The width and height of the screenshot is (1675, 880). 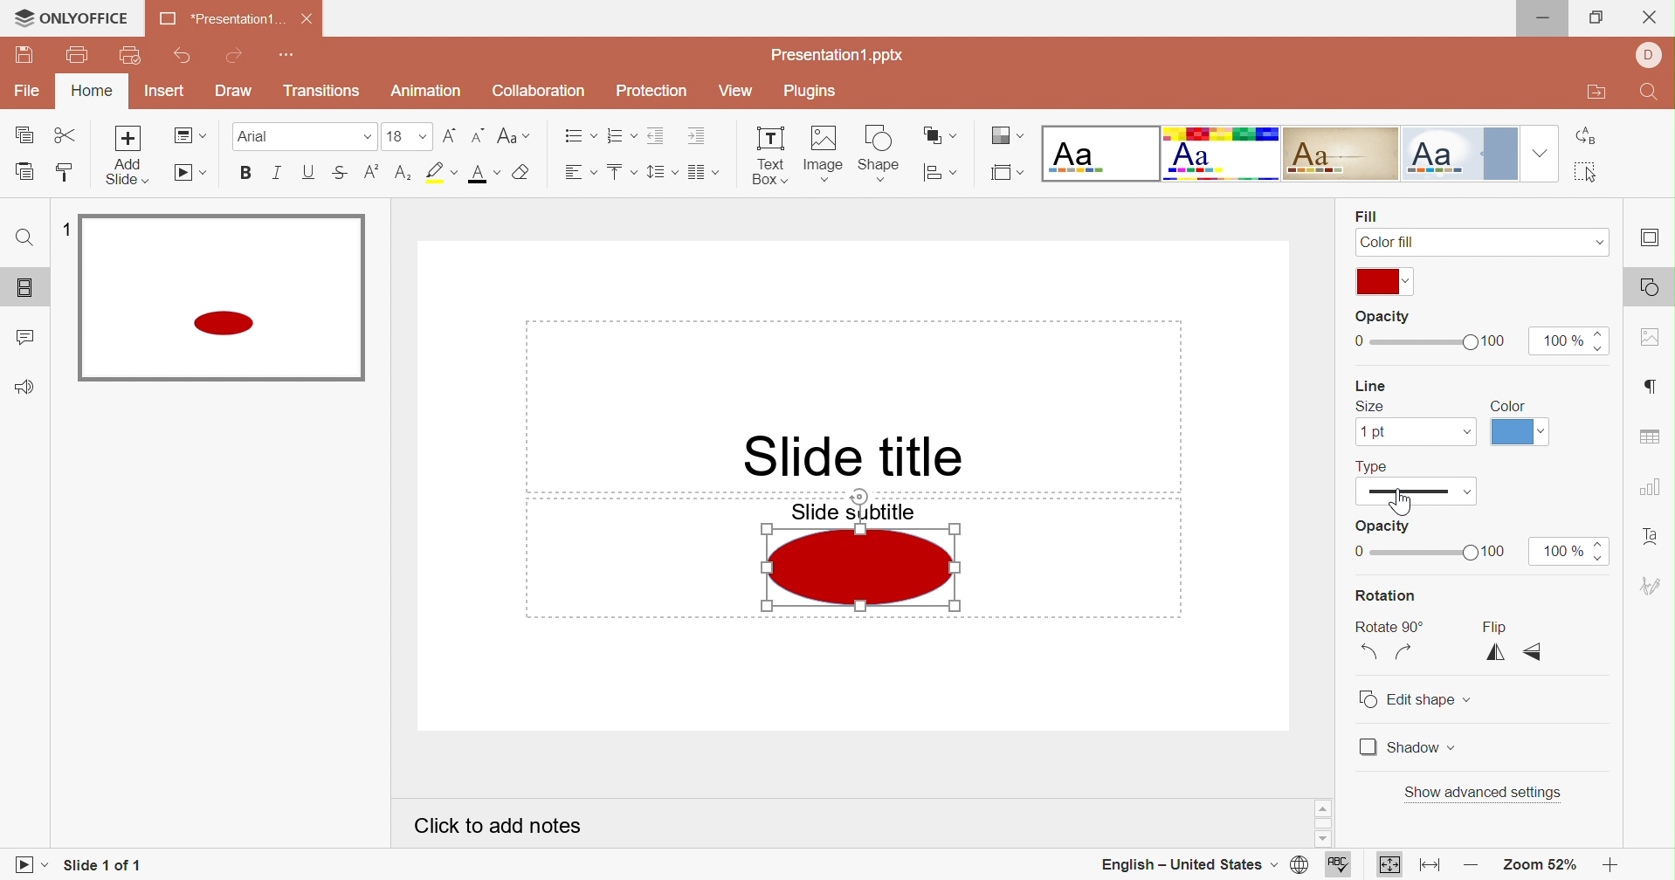 I want to click on Drop down, so click(x=1541, y=154).